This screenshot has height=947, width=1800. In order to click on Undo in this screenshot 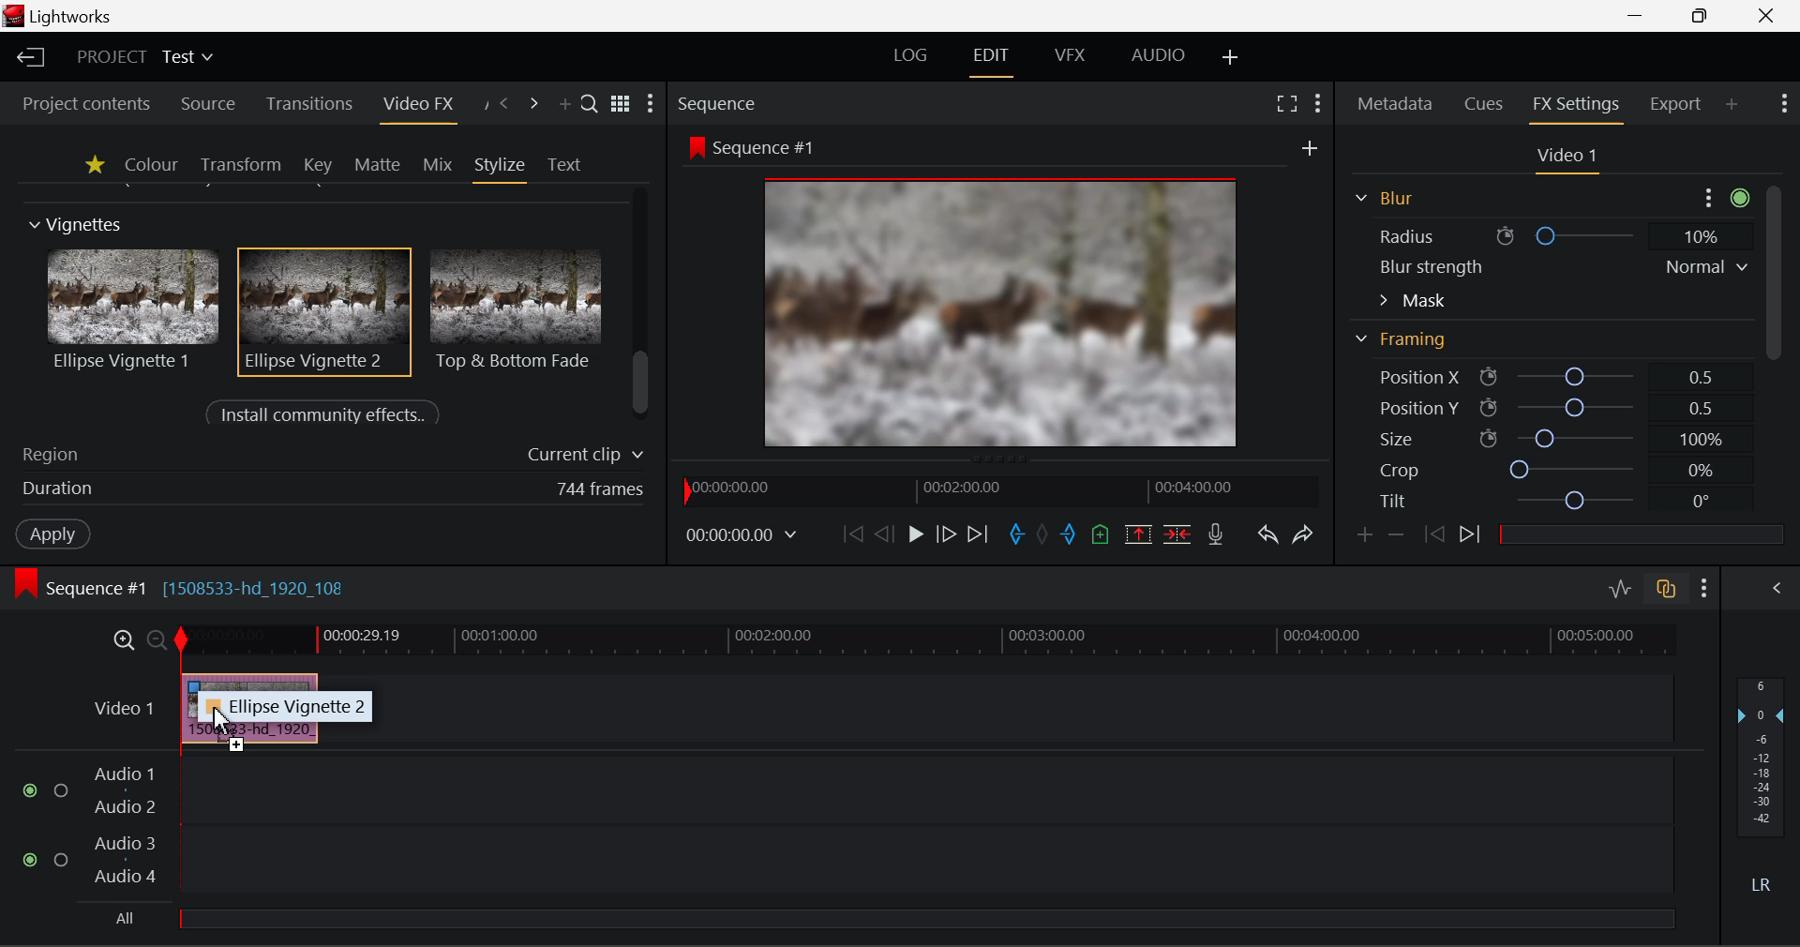, I will do `click(1266, 532)`.